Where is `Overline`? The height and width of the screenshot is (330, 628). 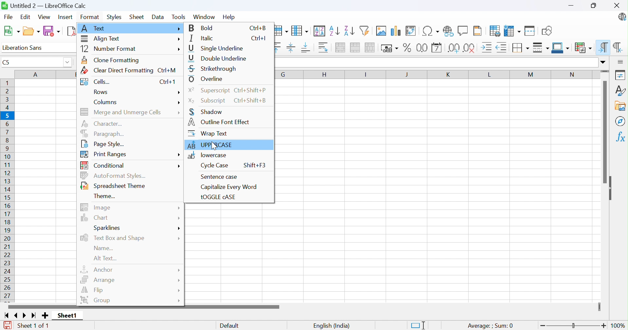
Overline is located at coordinates (207, 79).